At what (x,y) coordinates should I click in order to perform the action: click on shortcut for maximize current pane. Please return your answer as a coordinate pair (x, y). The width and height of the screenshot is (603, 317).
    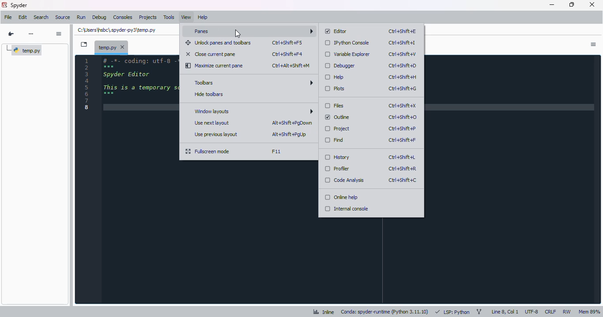
    Looking at the image, I should click on (291, 66).